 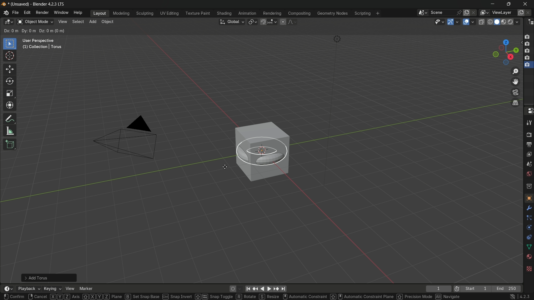 I want to click on edit menu, so click(x=27, y=12).